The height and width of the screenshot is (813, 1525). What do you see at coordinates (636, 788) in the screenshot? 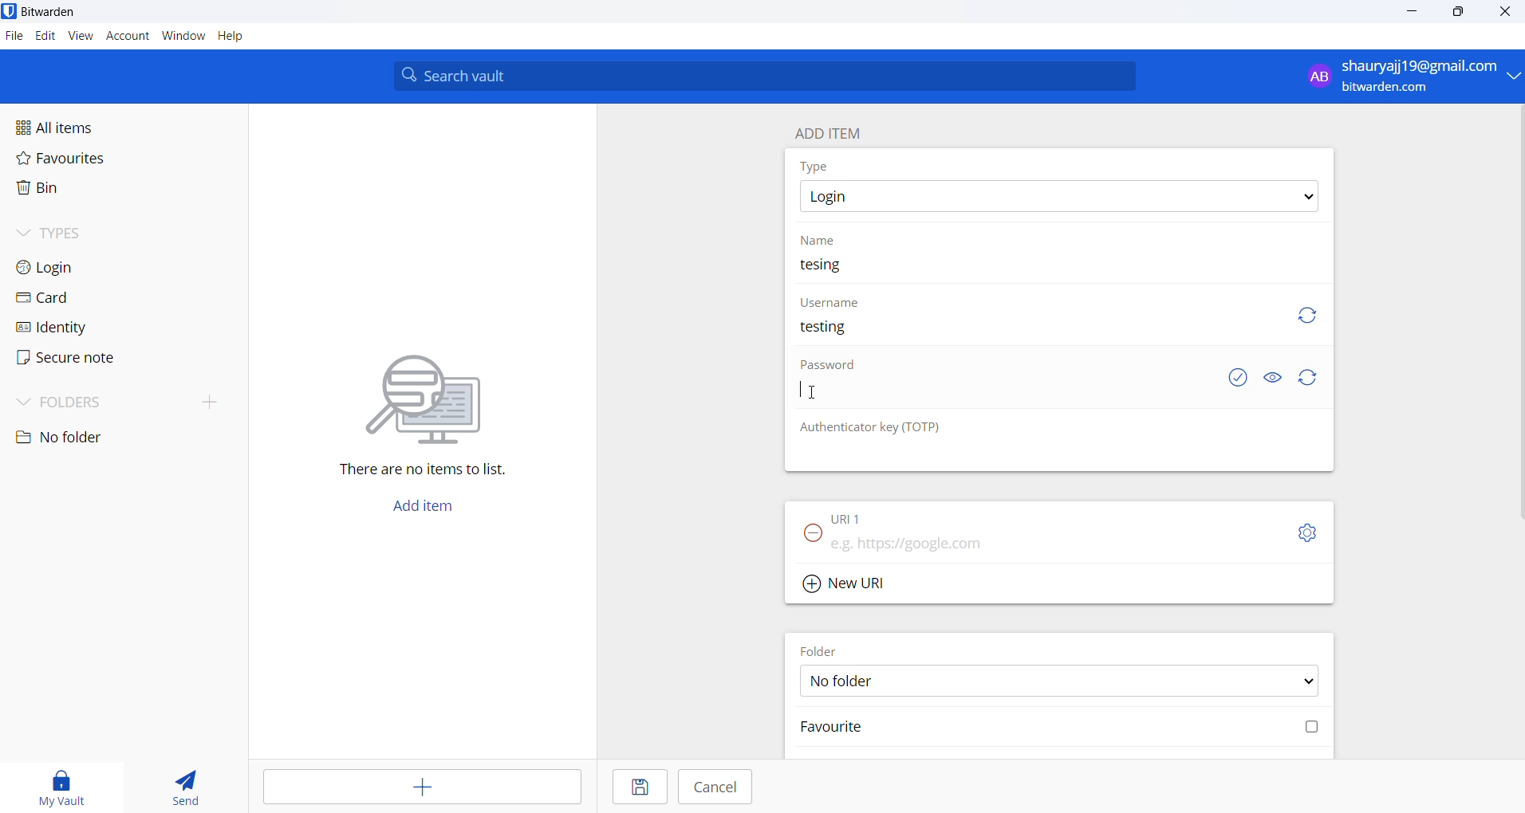
I see `Save` at bounding box center [636, 788].